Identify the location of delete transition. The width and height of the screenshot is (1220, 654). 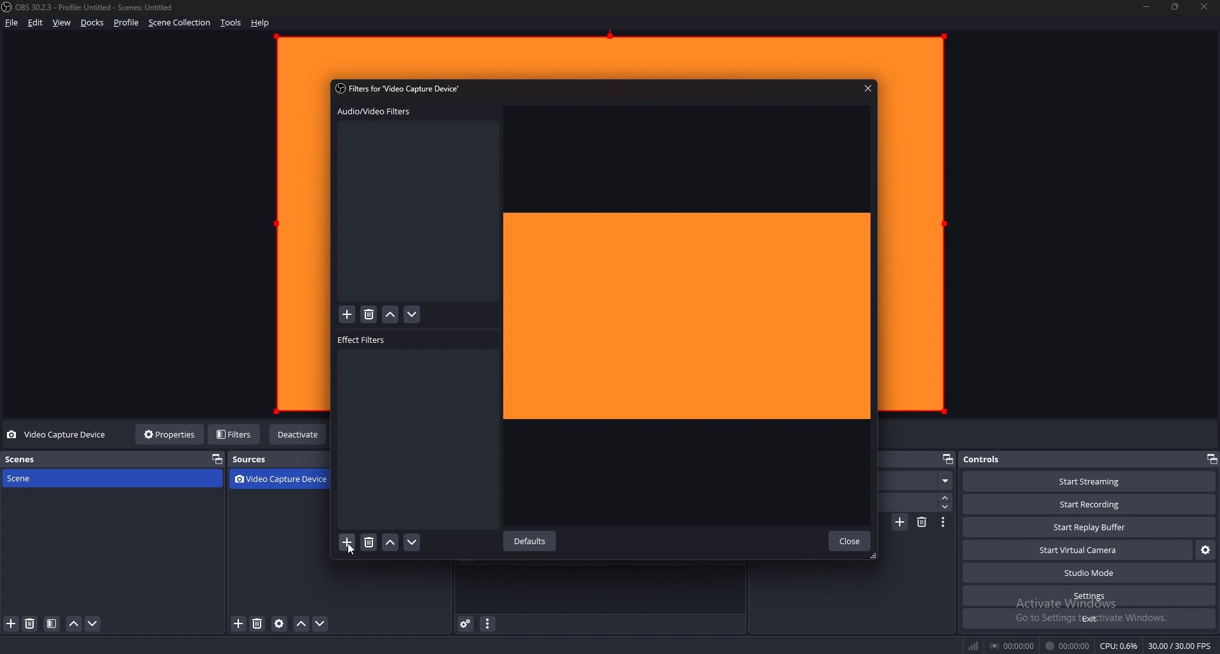
(922, 522).